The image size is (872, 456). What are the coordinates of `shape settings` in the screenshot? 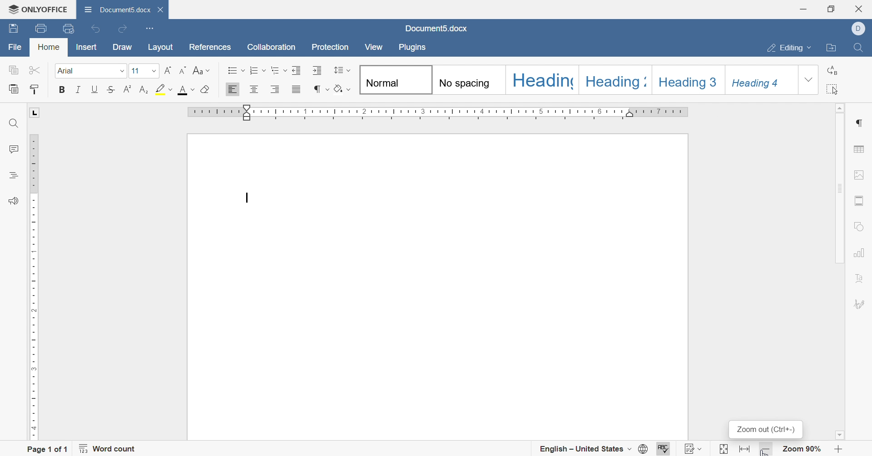 It's located at (858, 227).